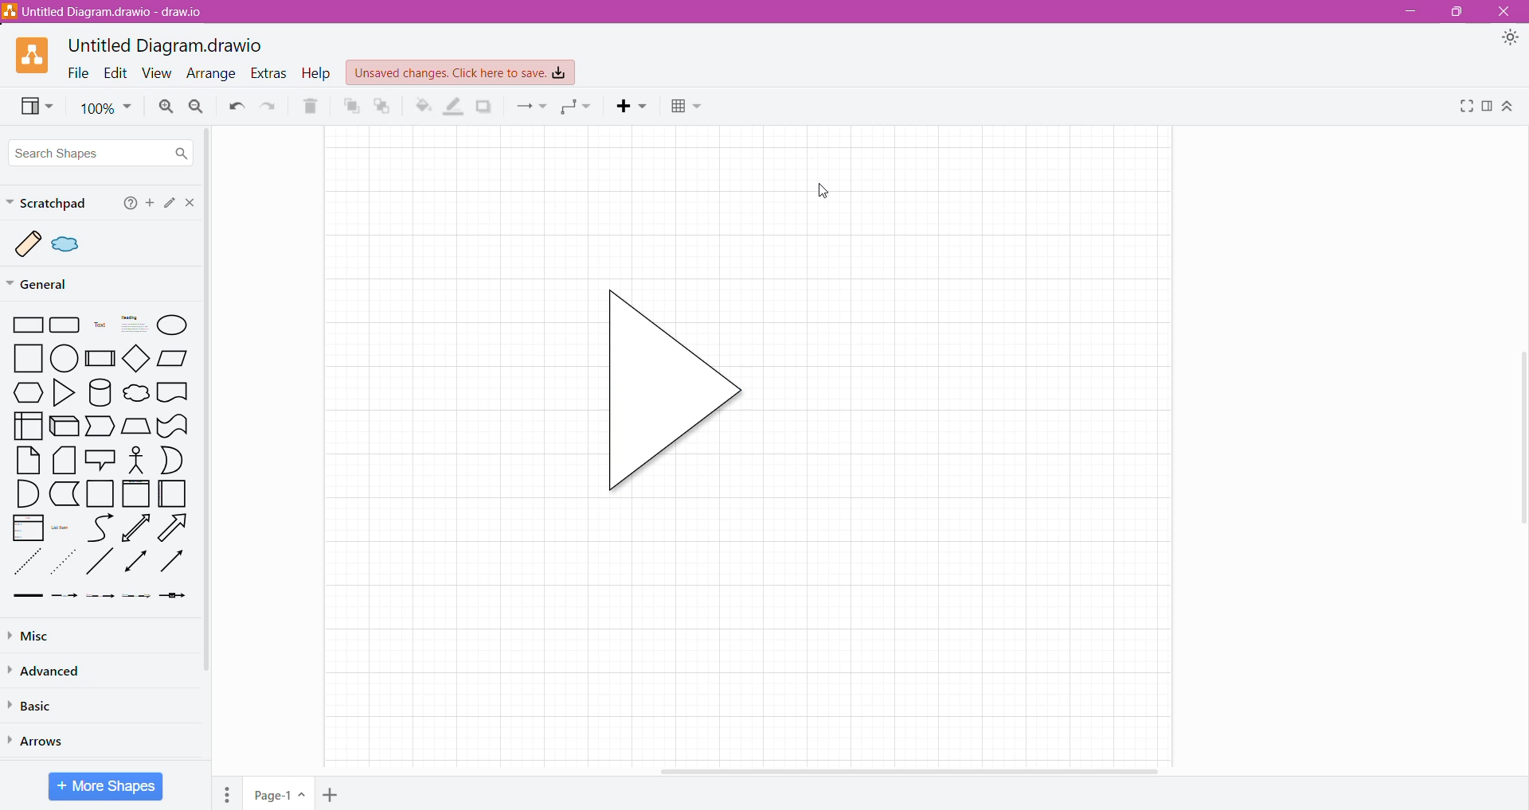 This screenshot has height=810, width=1529. I want to click on Insert, so click(633, 107).